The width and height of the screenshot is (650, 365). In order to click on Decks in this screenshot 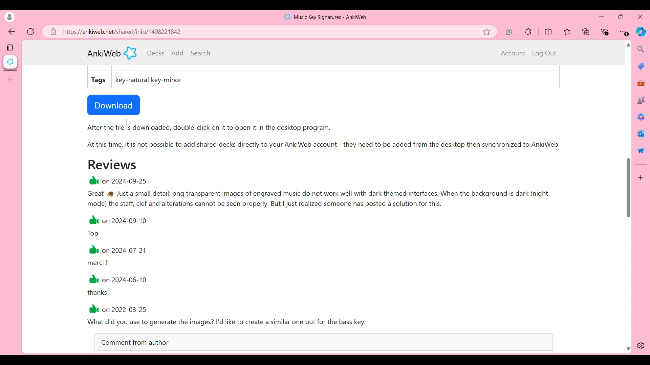, I will do `click(156, 53)`.